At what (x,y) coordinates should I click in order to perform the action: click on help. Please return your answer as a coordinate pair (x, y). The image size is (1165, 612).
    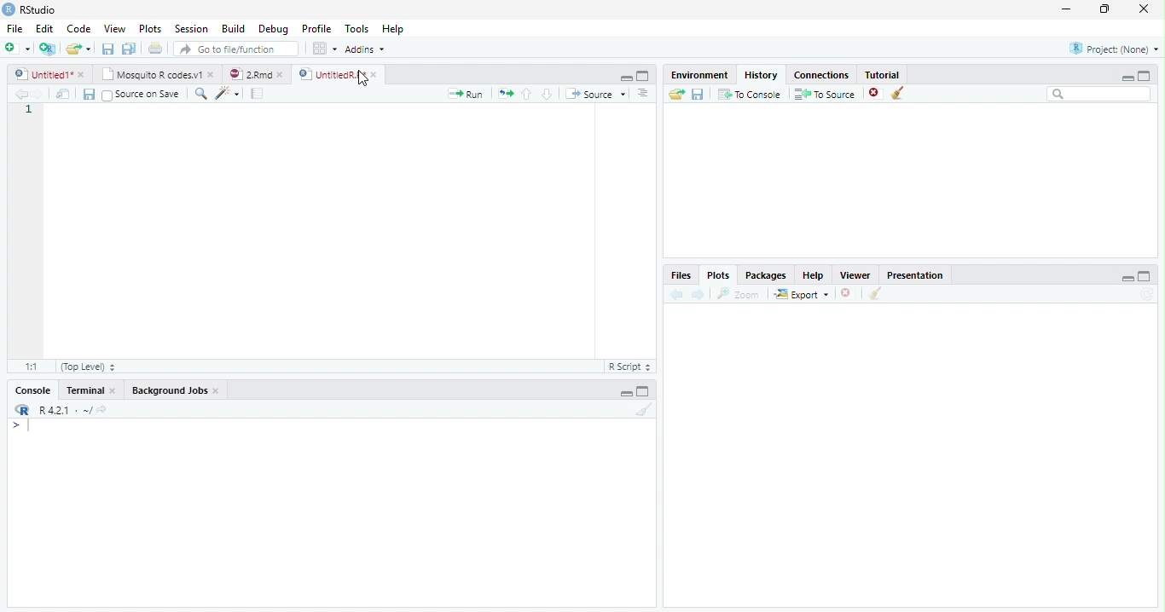
    Looking at the image, I should click on (814, 275).